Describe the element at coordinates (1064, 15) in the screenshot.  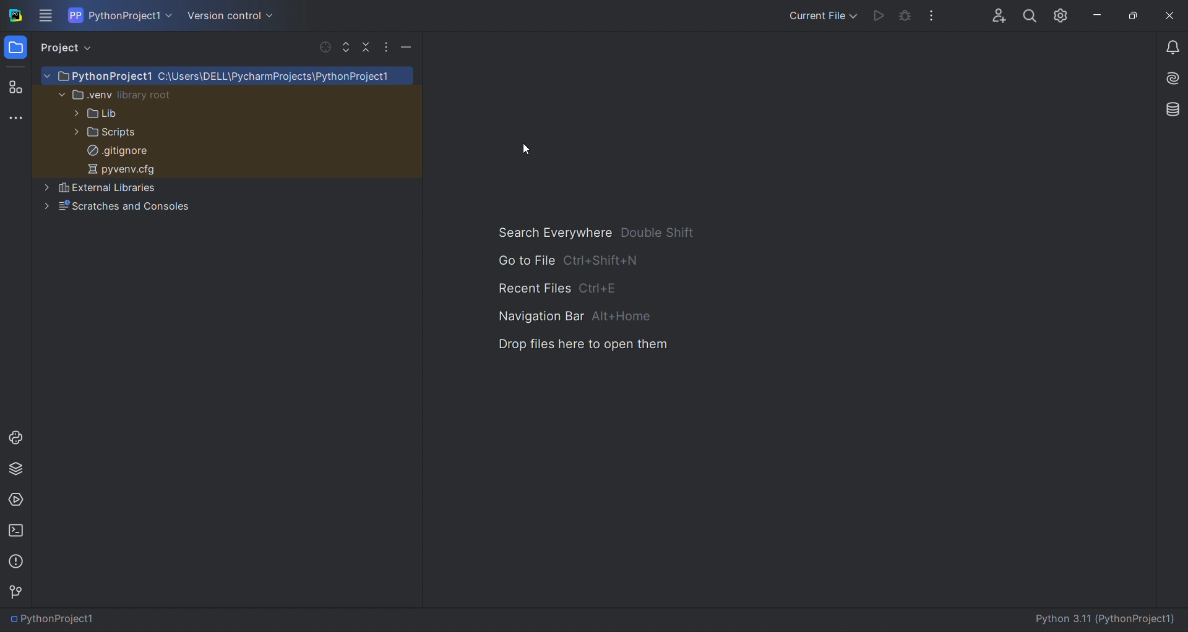
I see `sttings` at that location.